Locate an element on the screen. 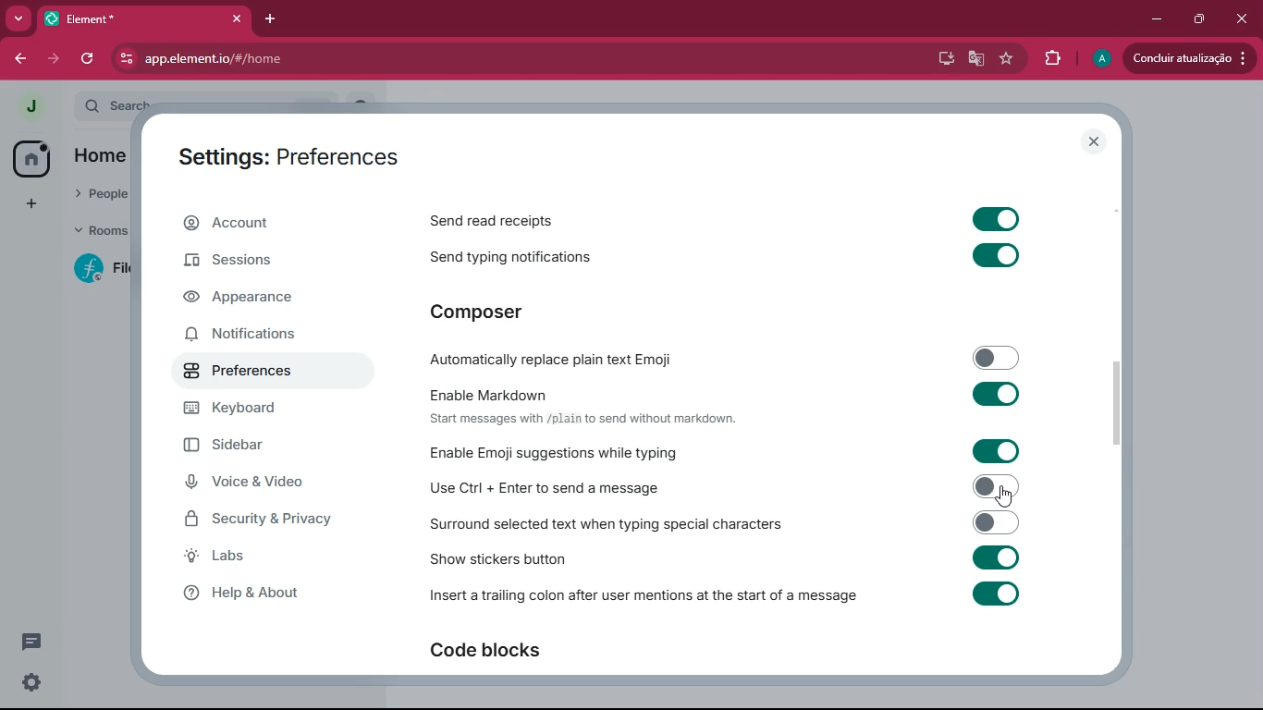  toggle on or off is located at coordinates (992, 356).